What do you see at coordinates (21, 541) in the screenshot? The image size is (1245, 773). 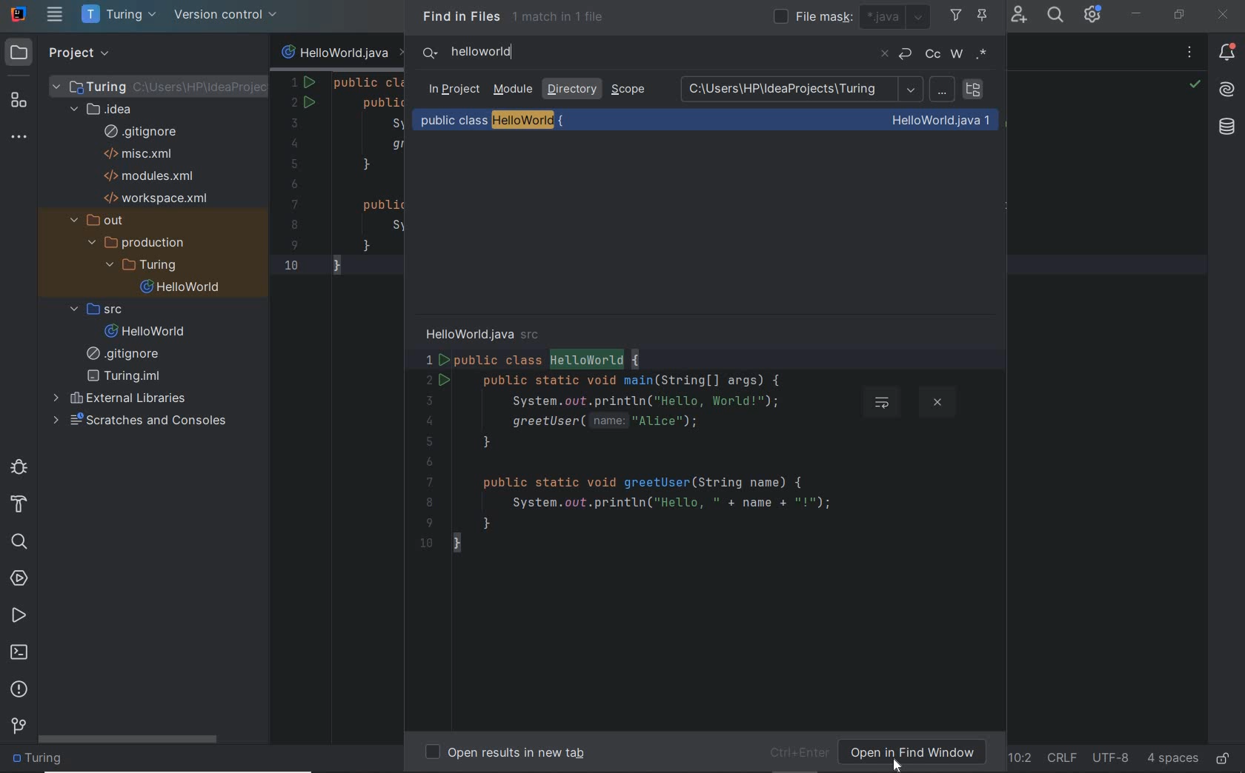 I see `search` at bounding box center [21, 541].